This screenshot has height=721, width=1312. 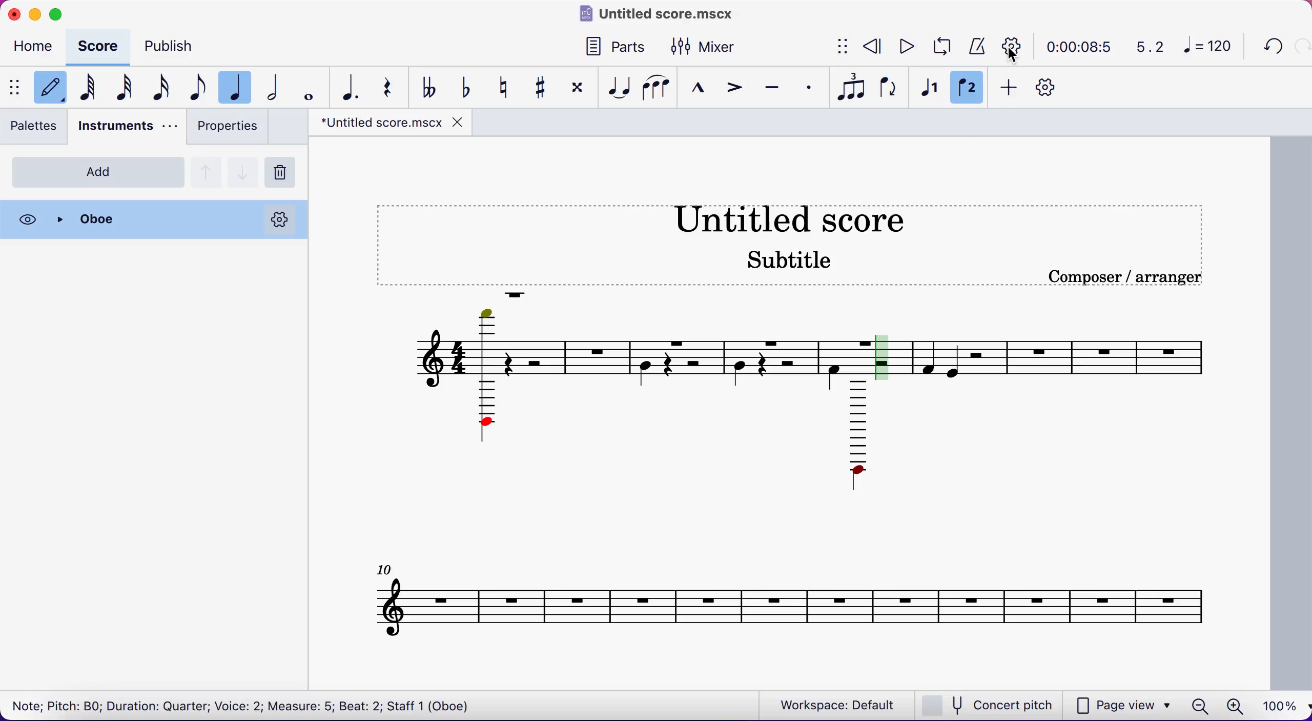 What do you see at coordinates (1010, 89) in the screenshot?
I see `add` at bounding box center [1010, 89].